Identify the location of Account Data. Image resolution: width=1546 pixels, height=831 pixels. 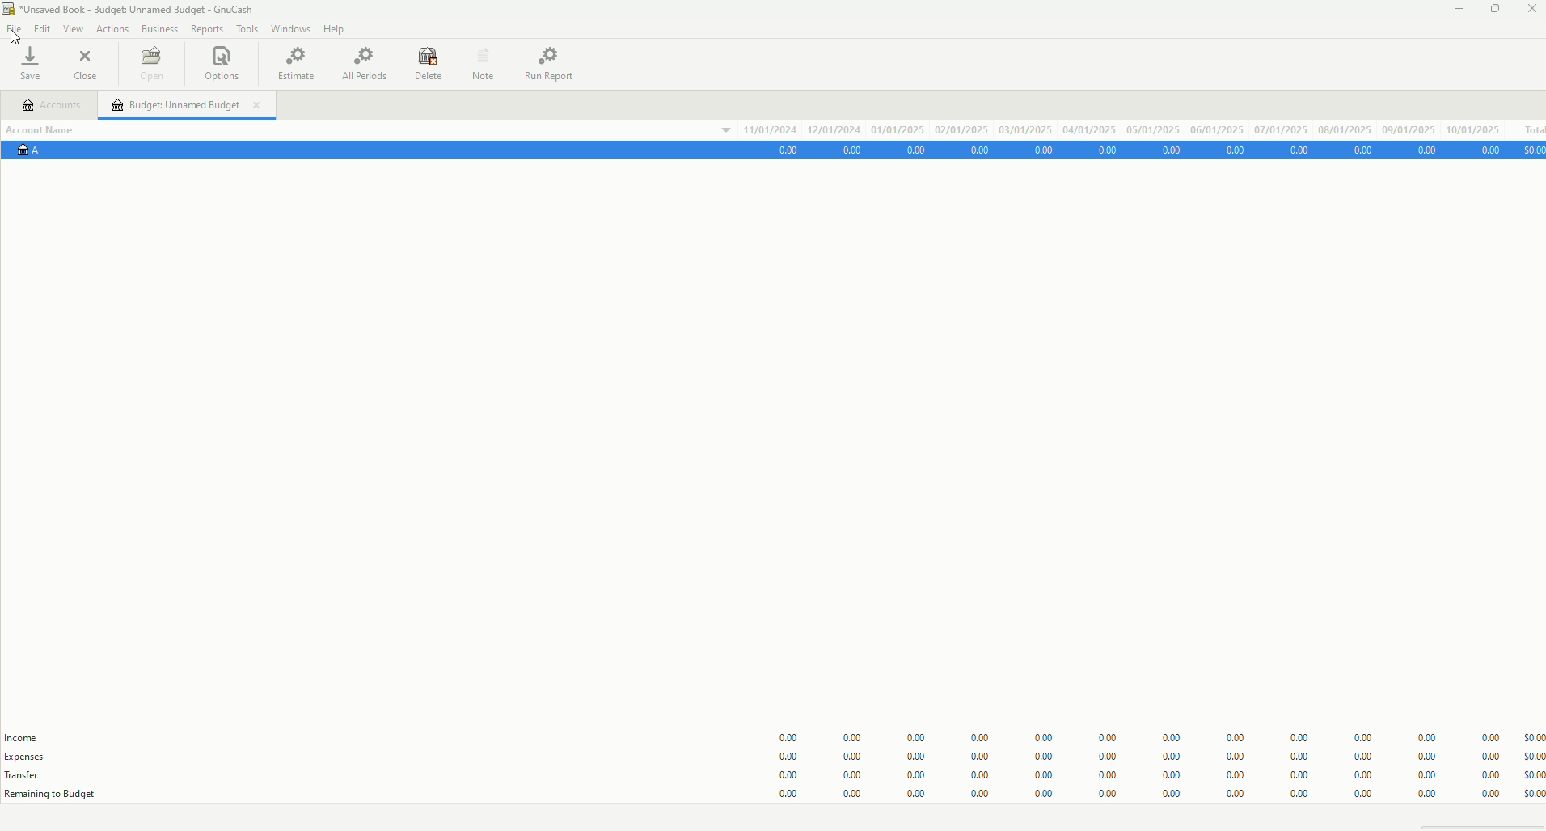
(1157, 150).